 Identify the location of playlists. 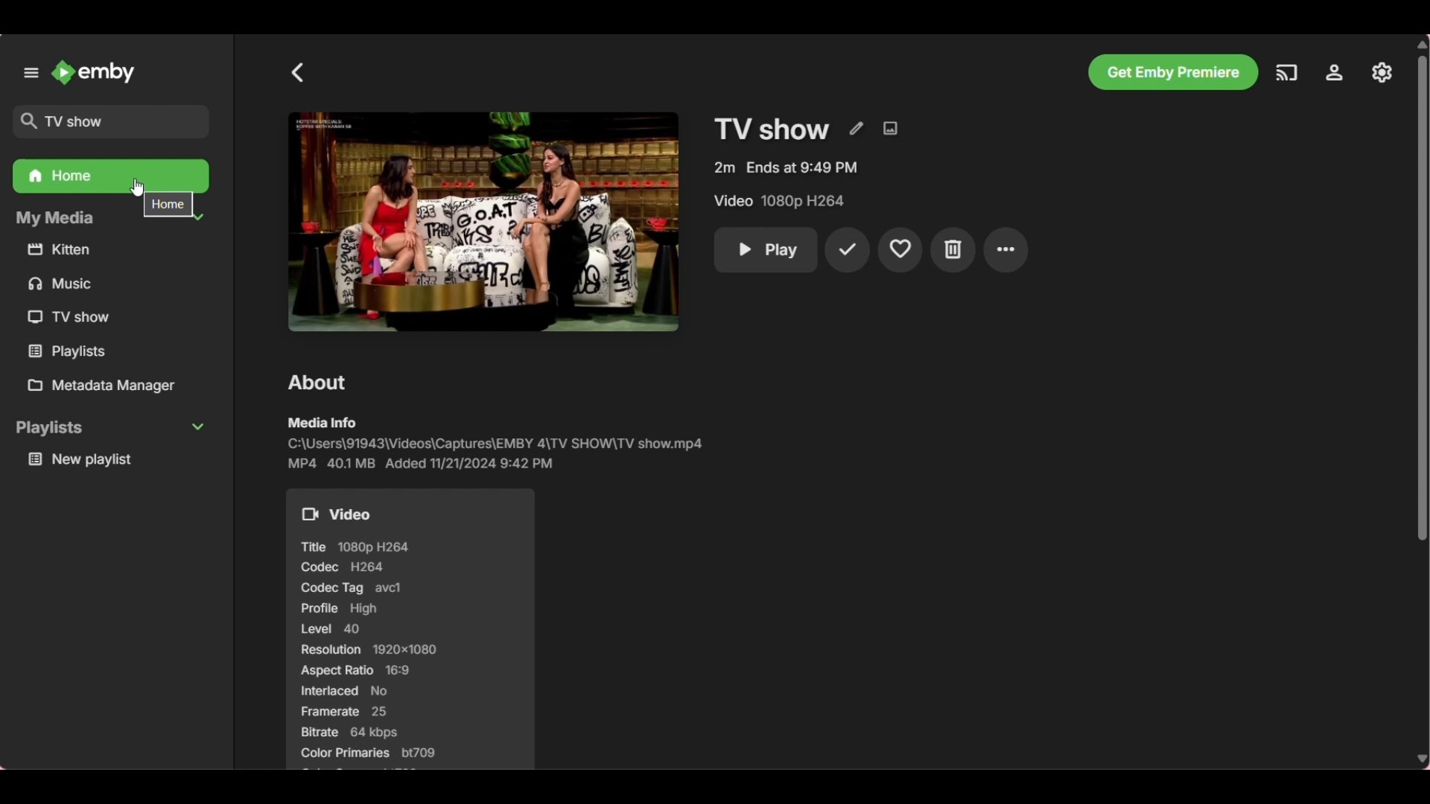
(109, 428).